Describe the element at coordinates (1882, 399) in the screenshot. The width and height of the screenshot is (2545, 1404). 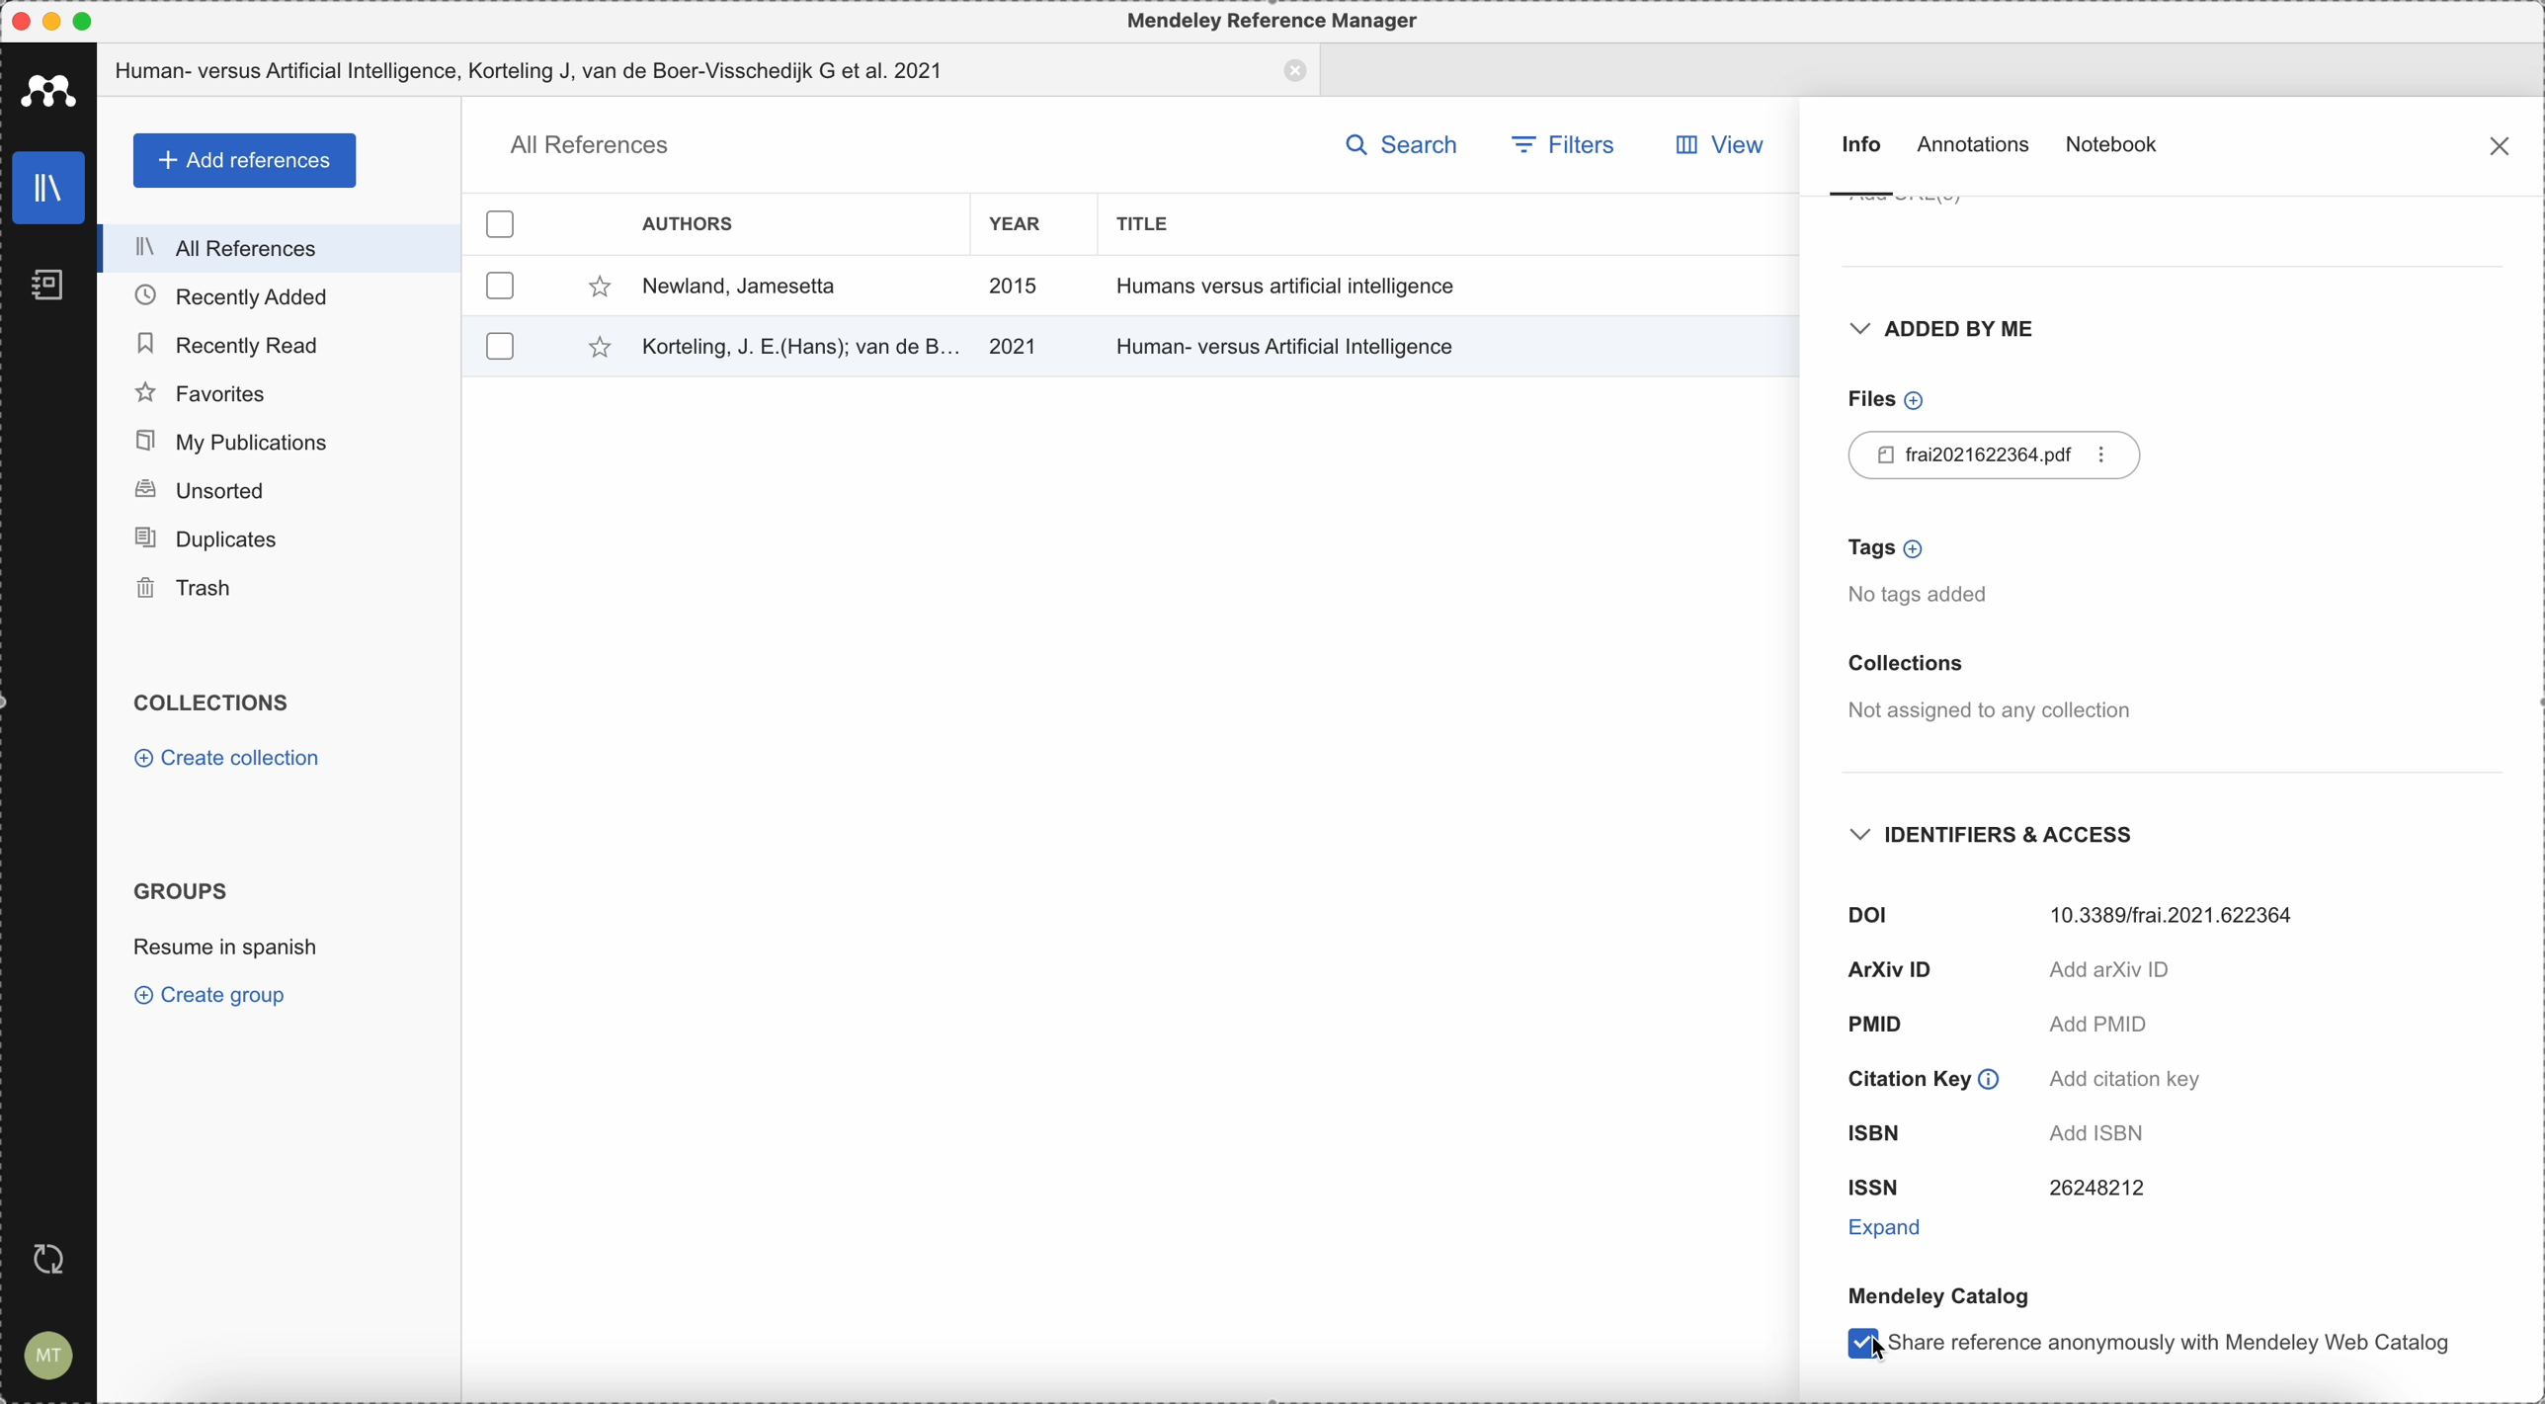
I see `files` at that location.